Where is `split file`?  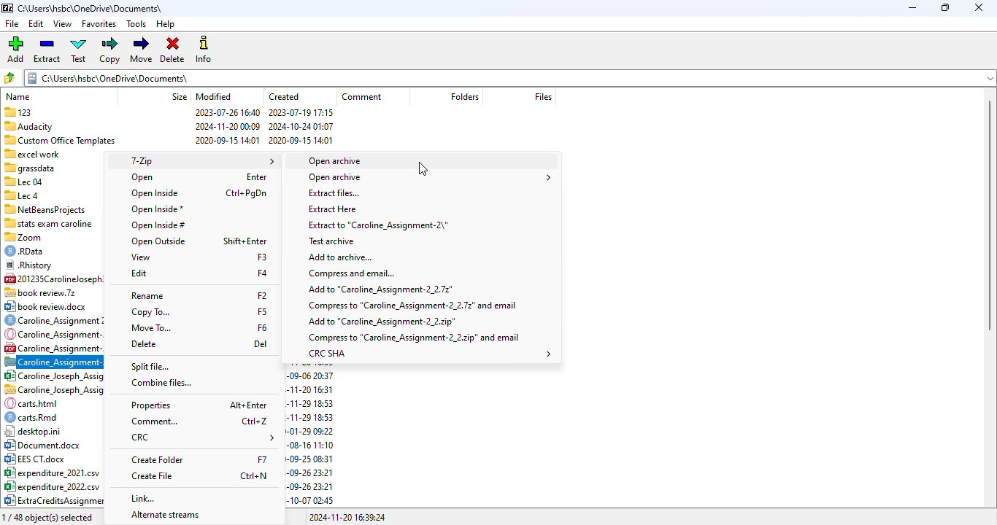 split file is located at coordinates (150, 367).